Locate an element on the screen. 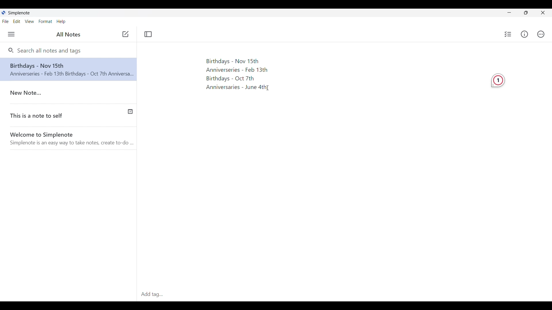  Format menu is located at coordinates (45, 21).